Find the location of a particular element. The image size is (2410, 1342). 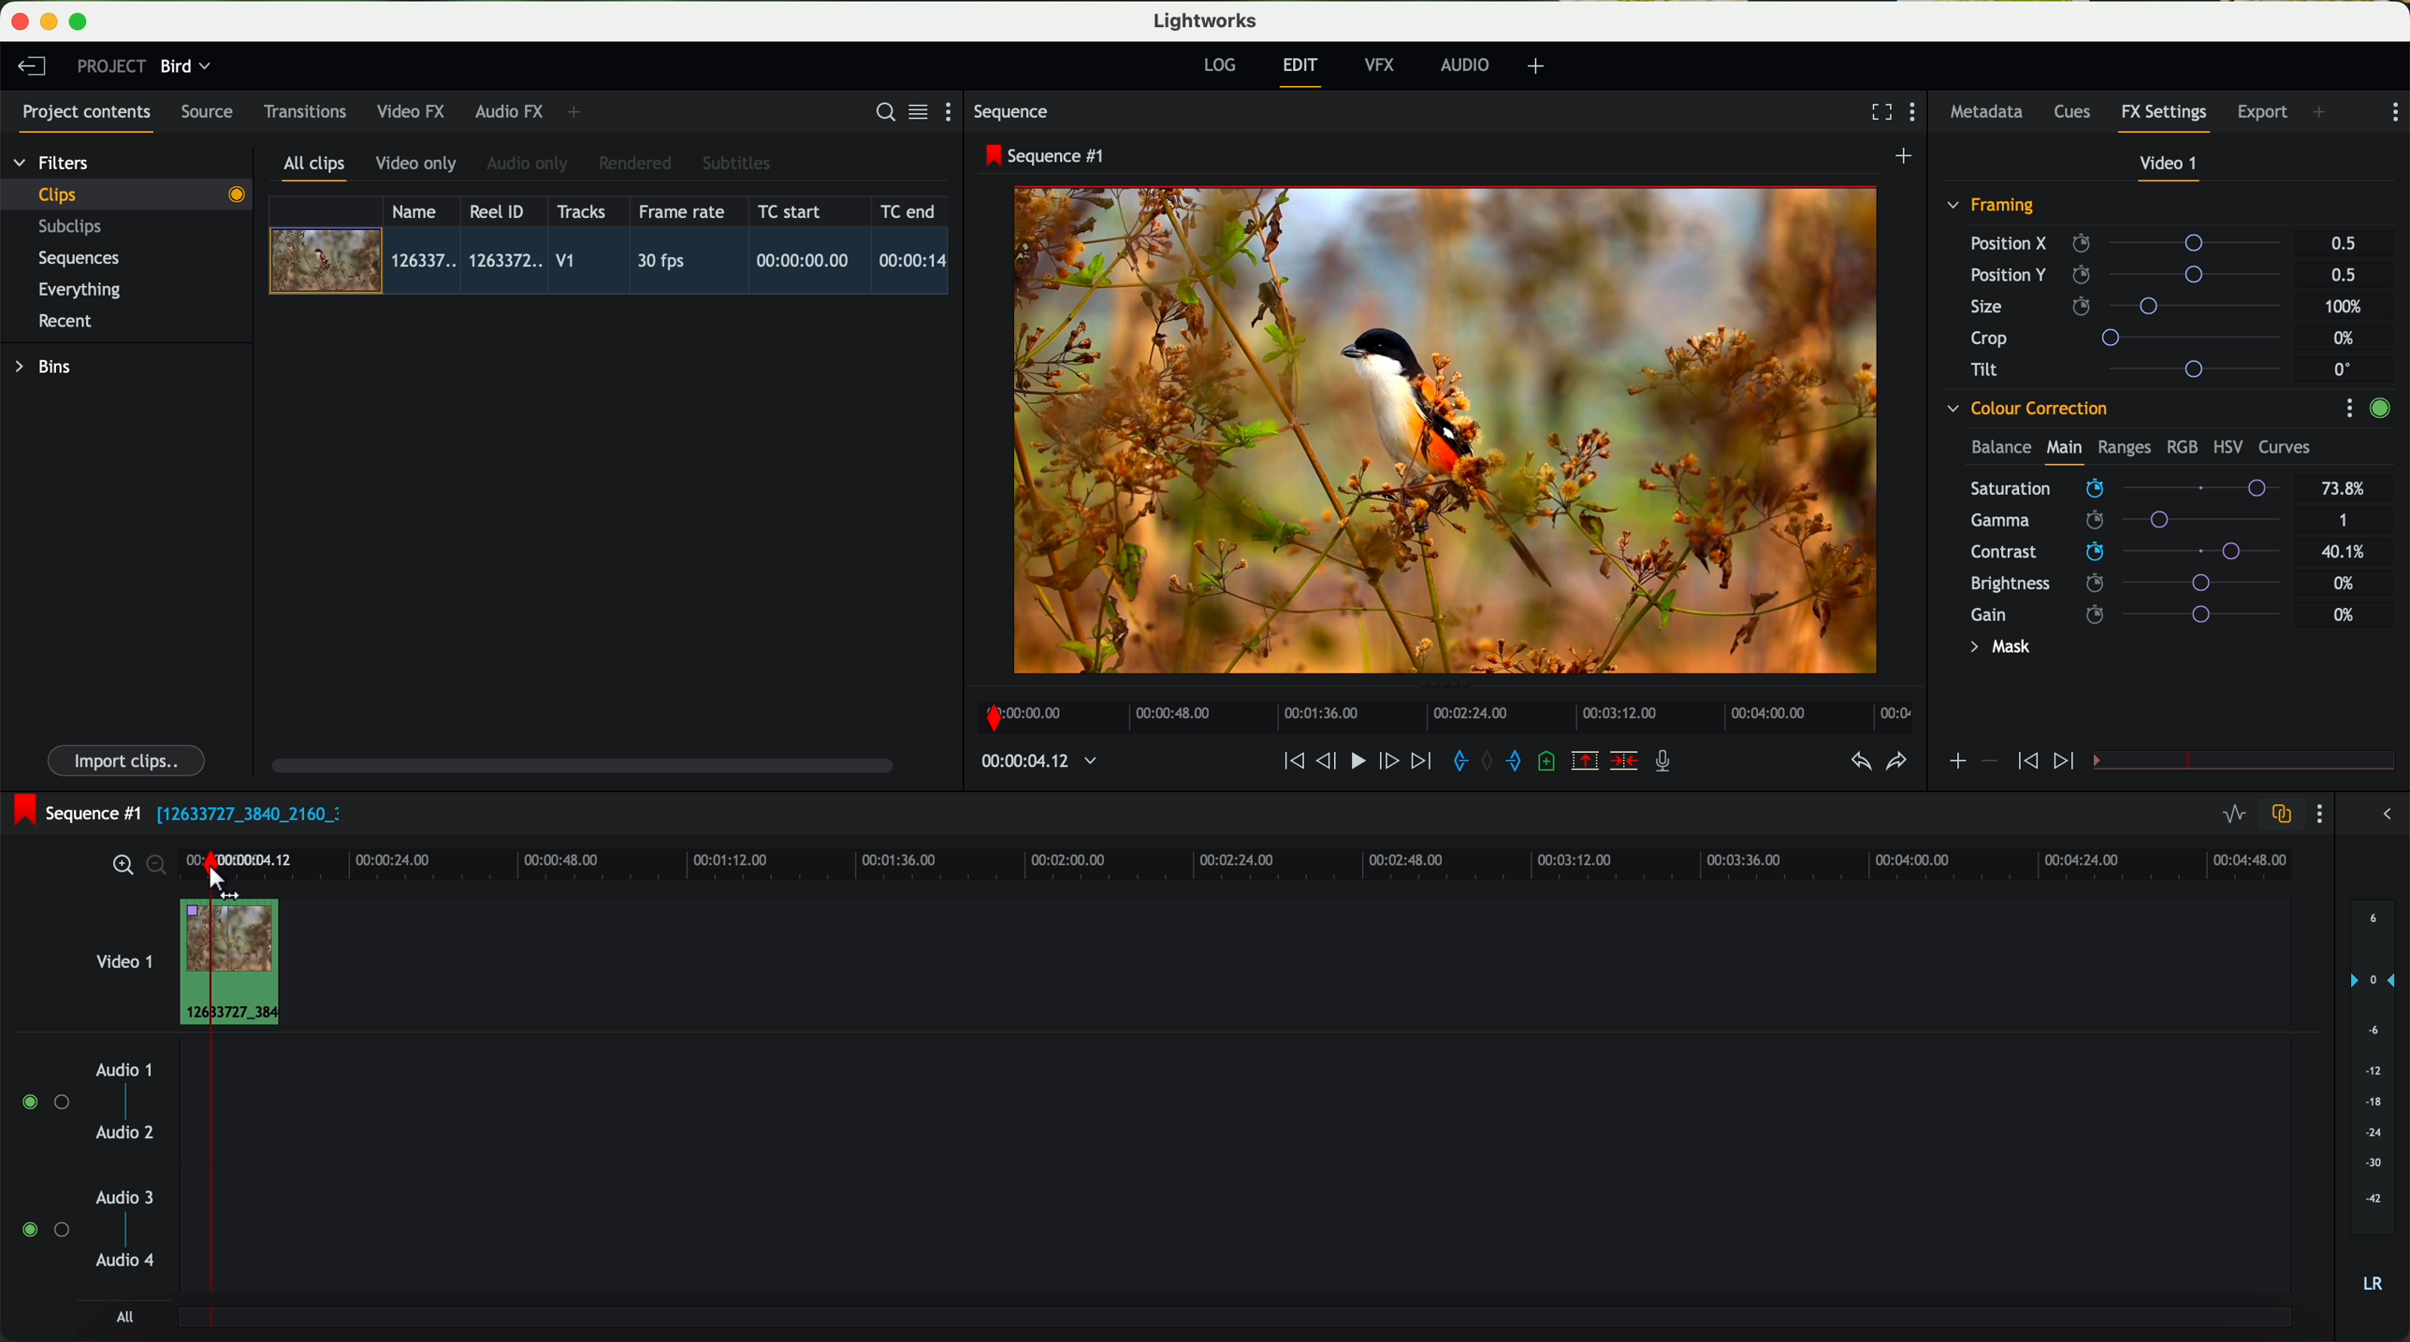

sequence #1 is located at coordinates (1047, 155).